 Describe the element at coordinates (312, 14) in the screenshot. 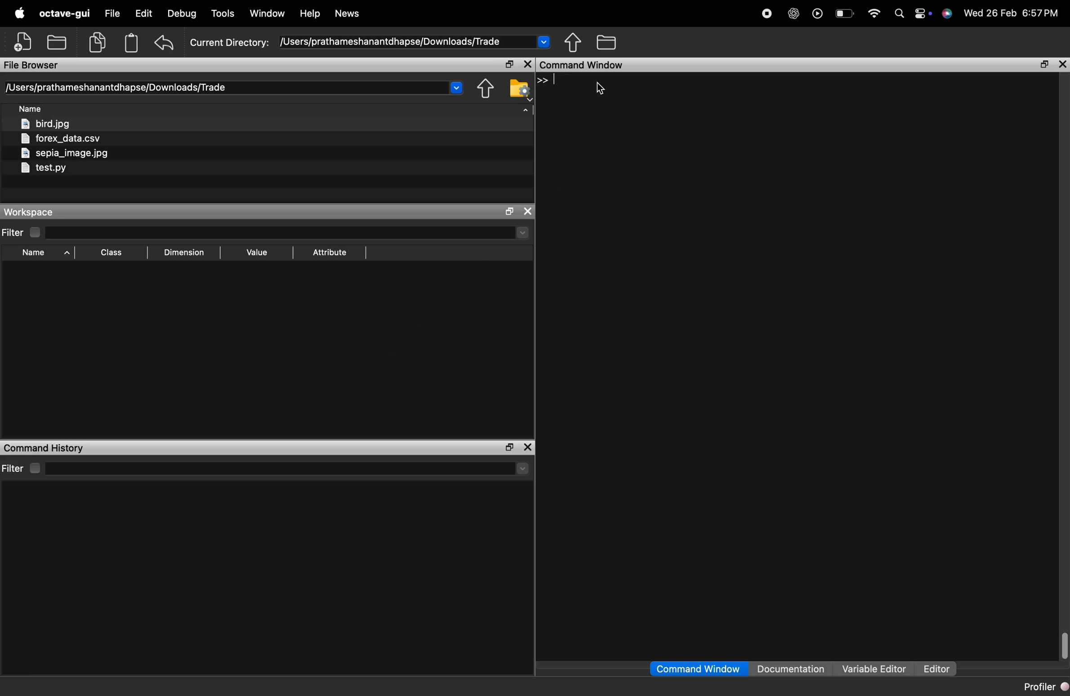

I see `help` at that location.